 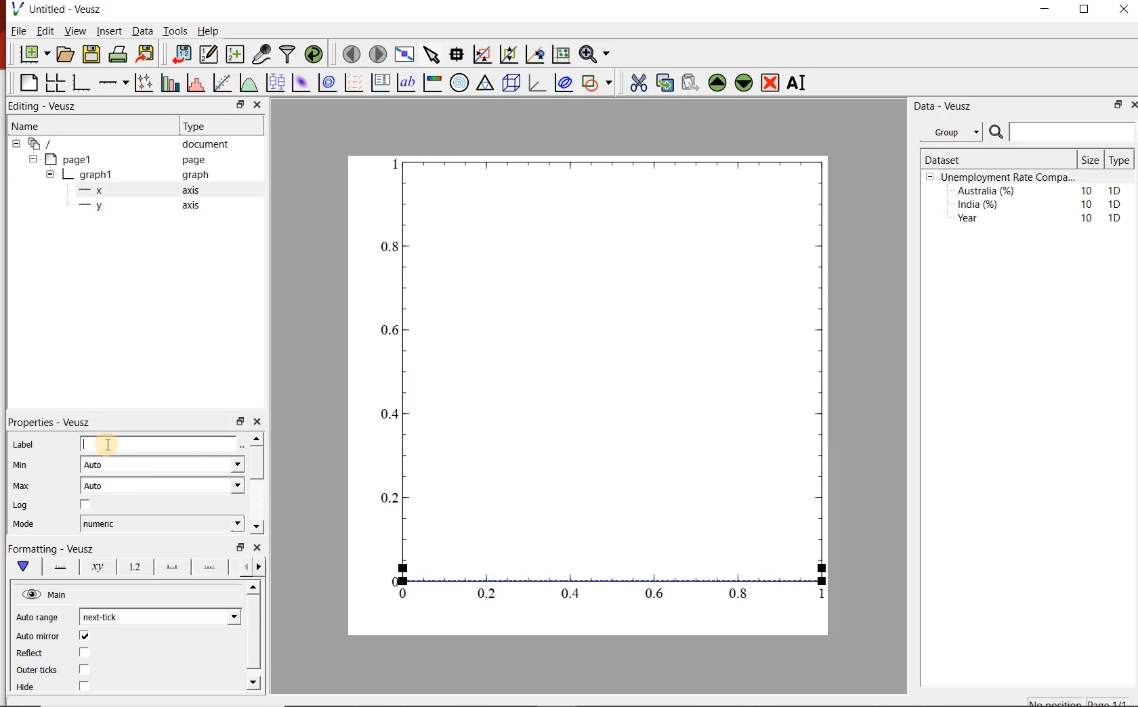 I want to click on minimise, so click(x=242, y=104).